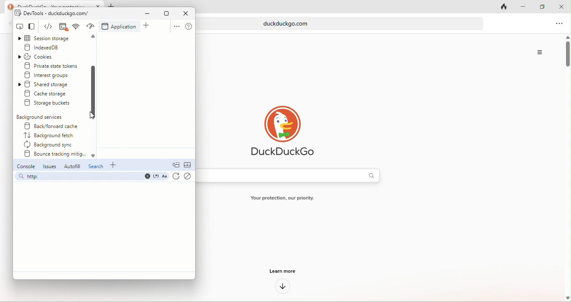 Image resolution: width=571 pixels, height=302 pixels. I want to click on vertical scroll bar, so click(567, 56).